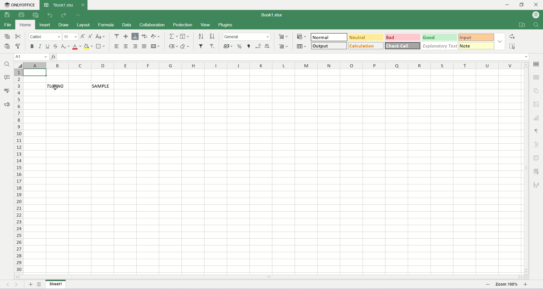 This screenshot has width=543, height=289. I want to click on signature settings, so click(536, 185).